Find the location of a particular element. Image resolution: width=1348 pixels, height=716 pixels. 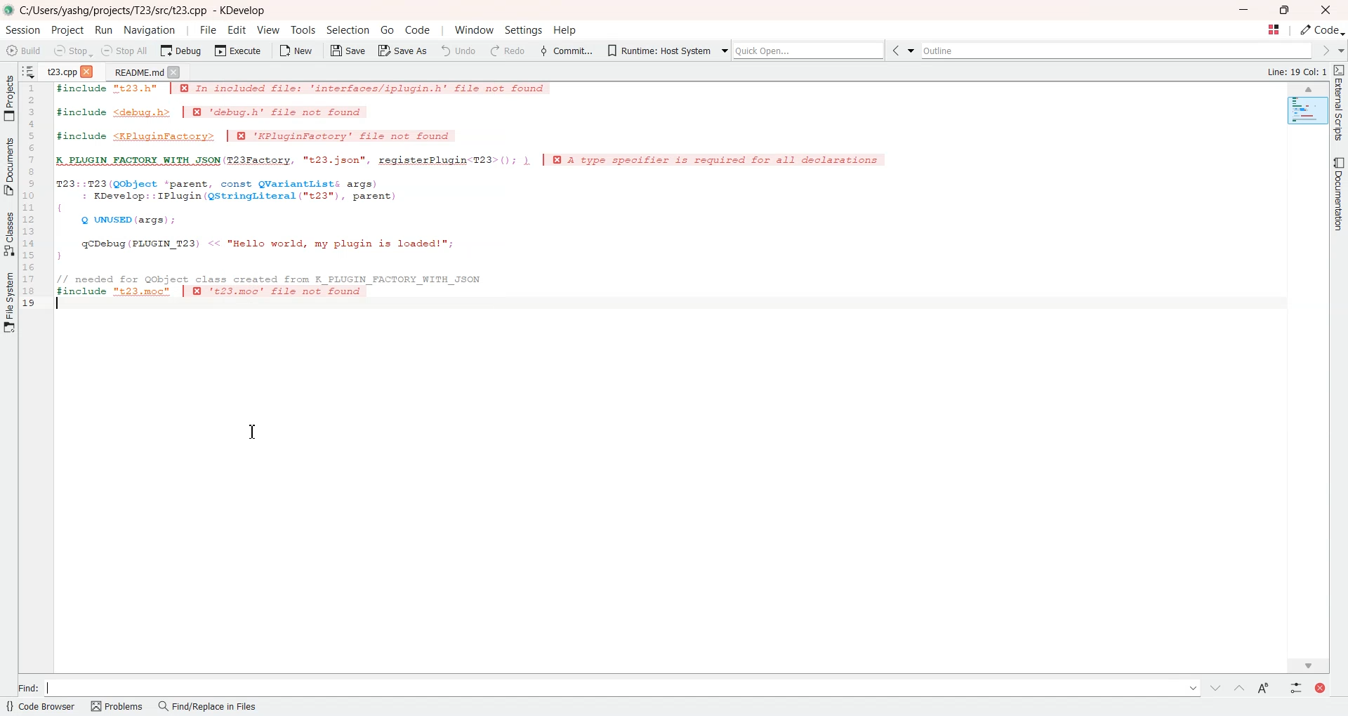

File system is located at coordinates (10, 306).